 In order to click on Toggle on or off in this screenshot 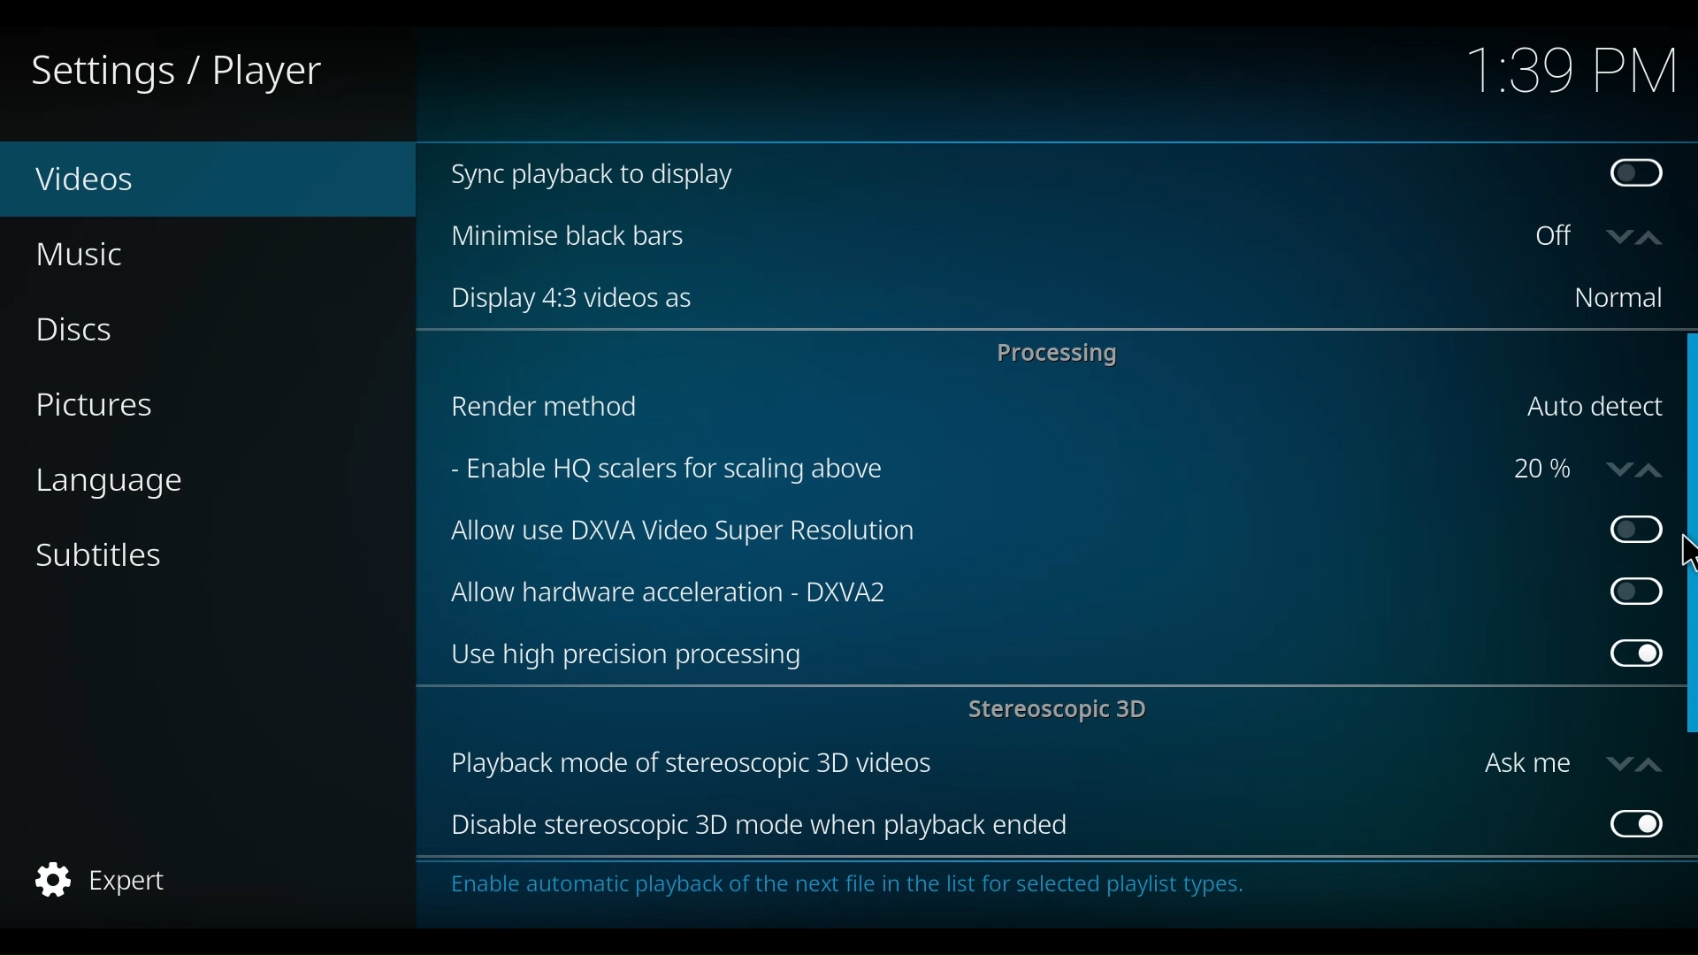, I will do `click(1559, 238)`.